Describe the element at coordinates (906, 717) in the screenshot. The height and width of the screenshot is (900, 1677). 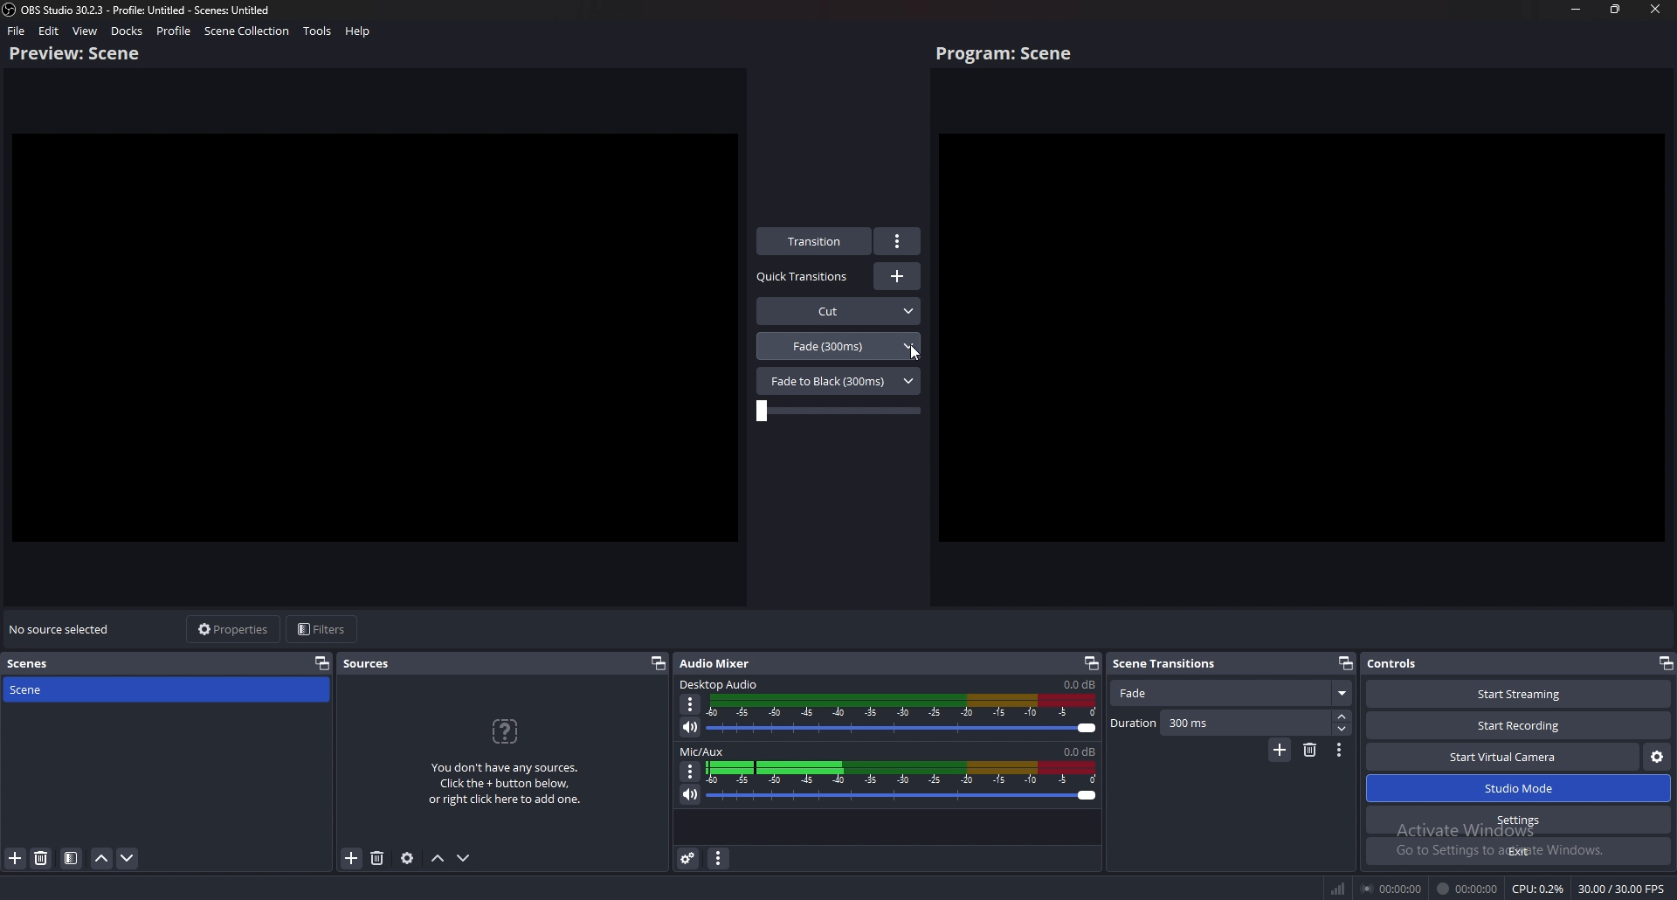
I see `Desktop audio sound bar` at that location.